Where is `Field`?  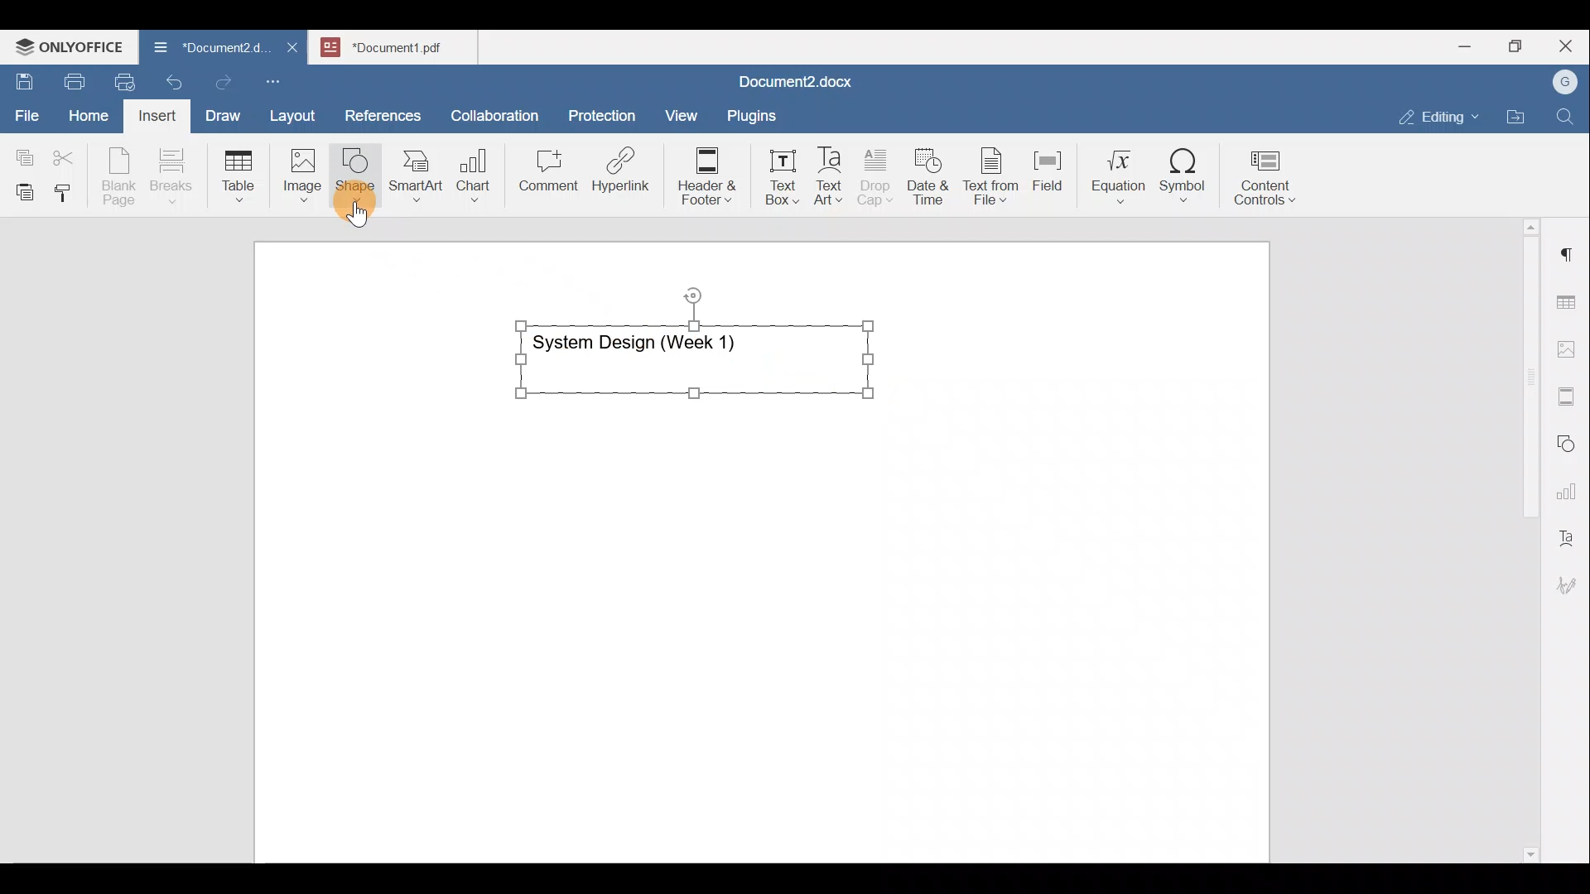 Field is located at coordinates (1048, 168).